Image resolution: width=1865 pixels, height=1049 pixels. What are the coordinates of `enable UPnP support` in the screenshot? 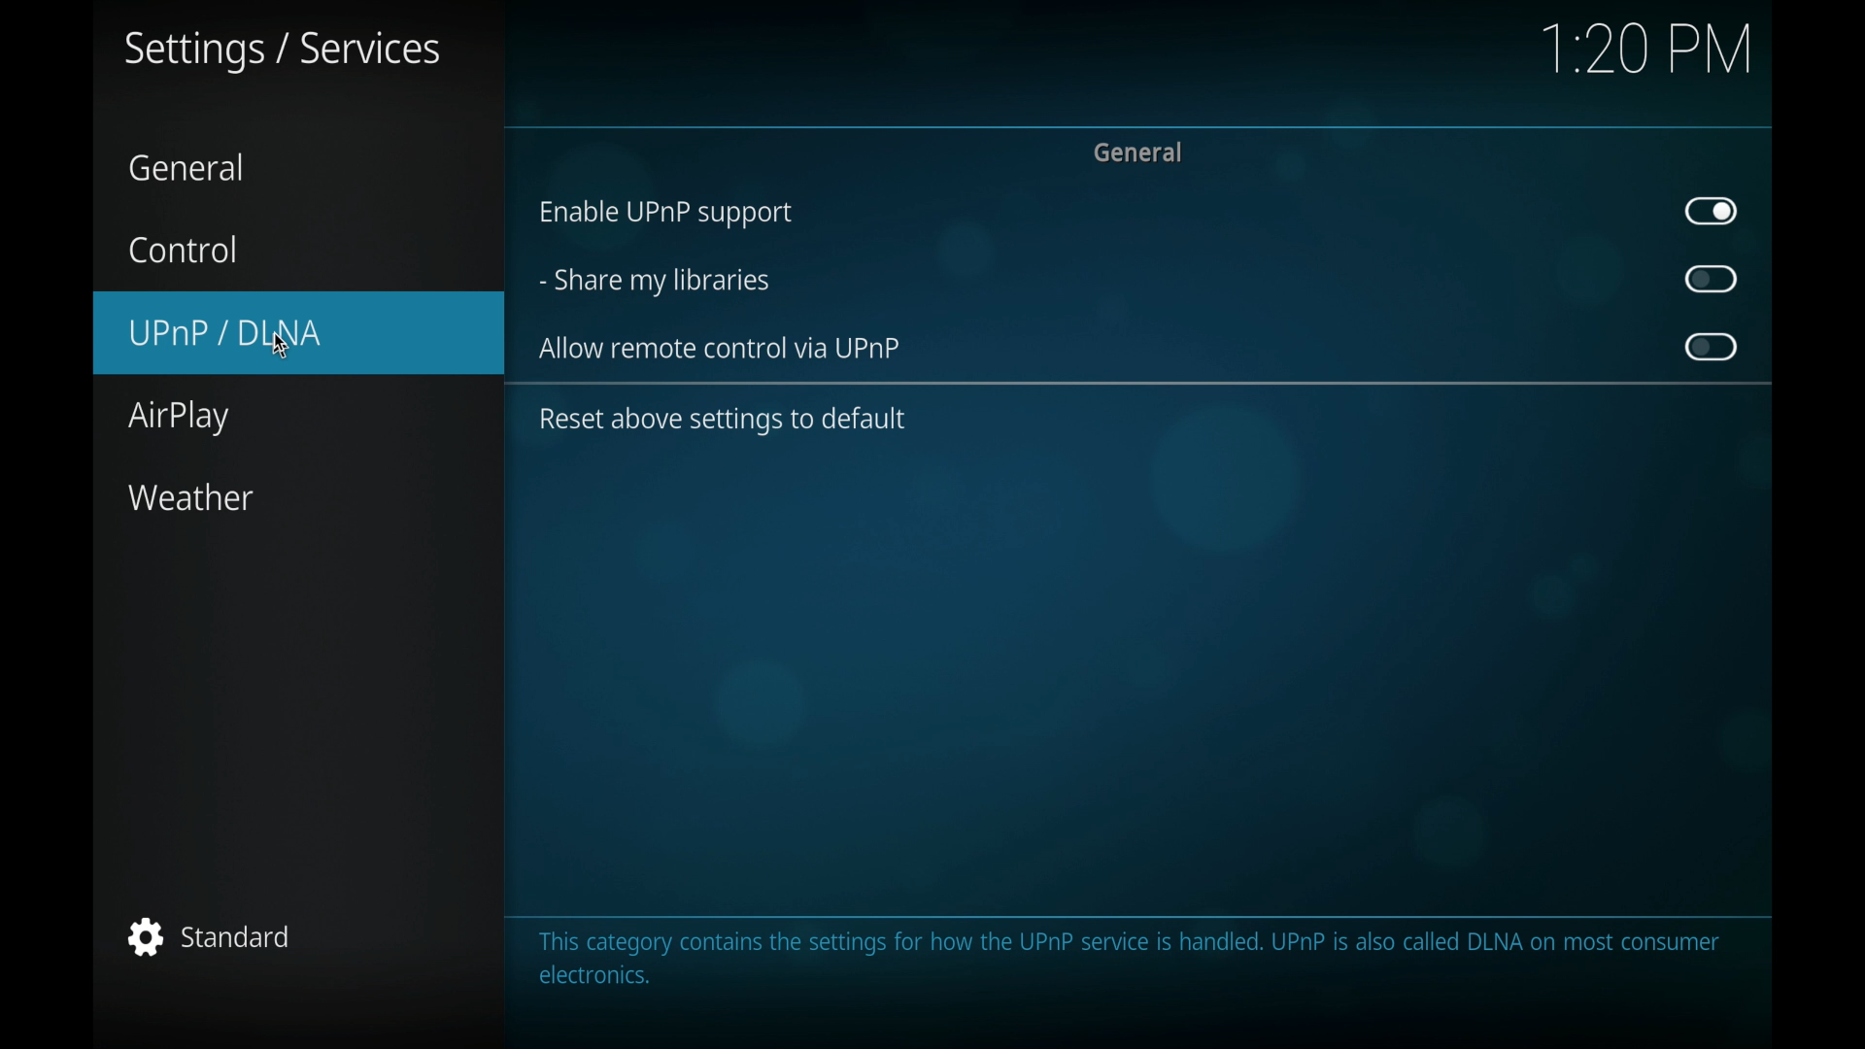 It's located at (663, 215).